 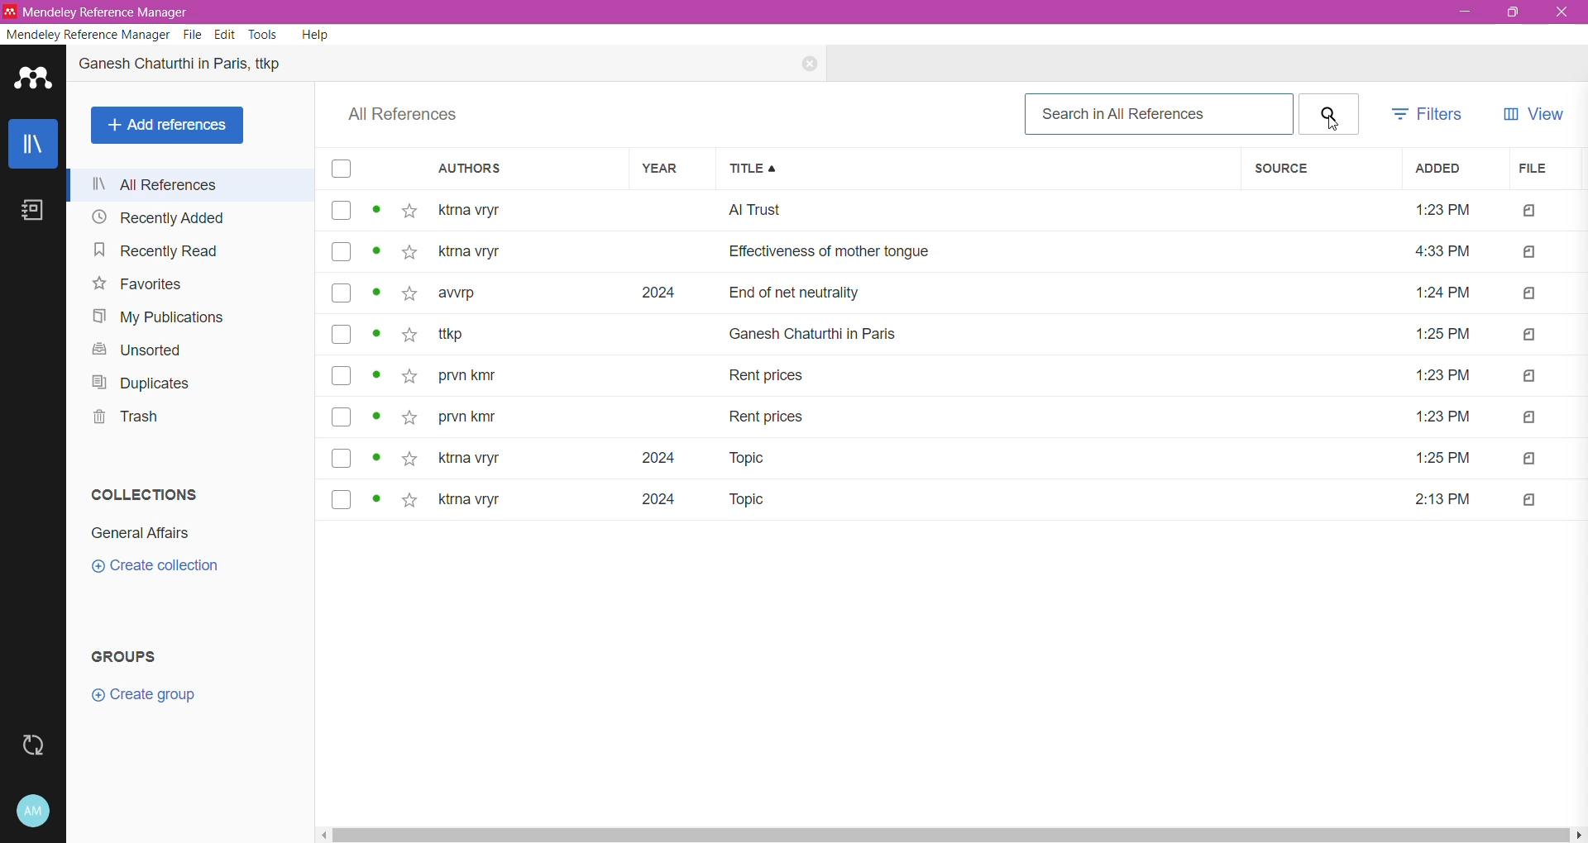 I want to click on Recently Added, so click(x=156, y=217).